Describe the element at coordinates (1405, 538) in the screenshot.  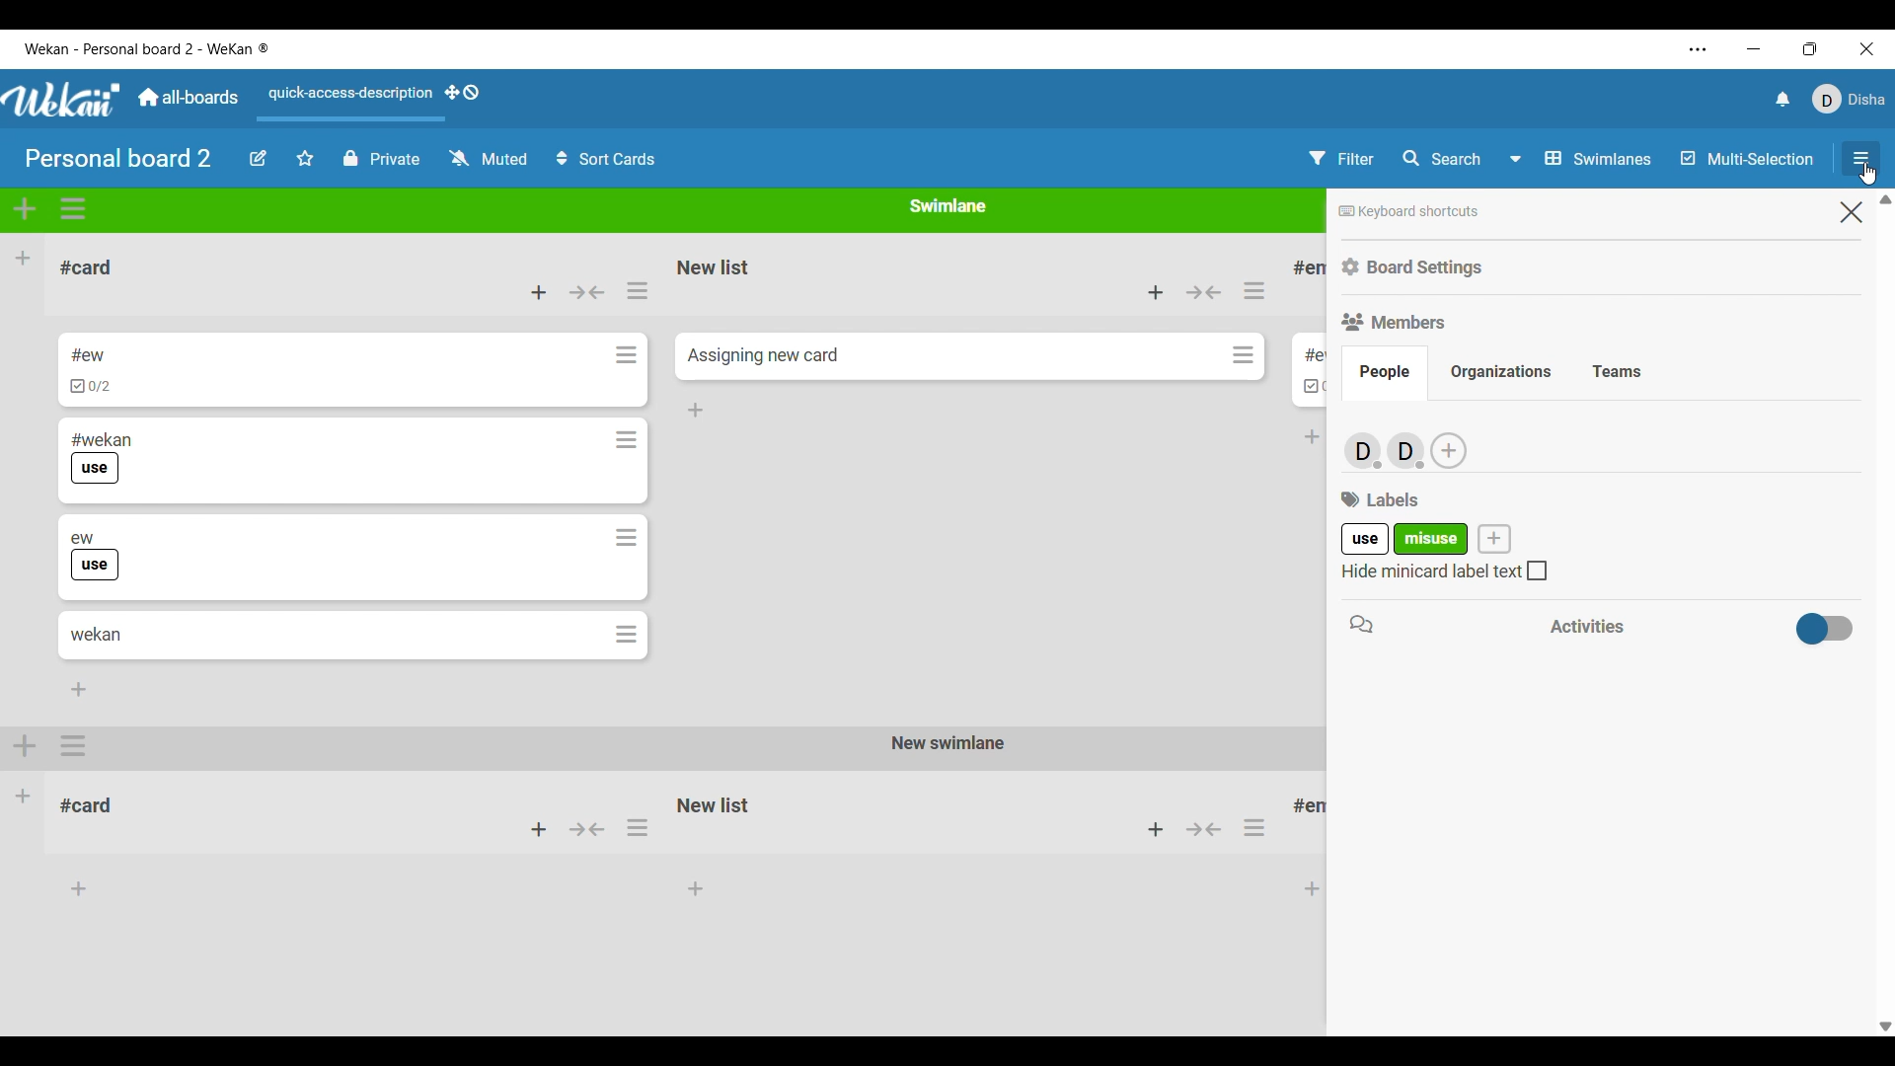
I see `Labels used in current board` at that location.